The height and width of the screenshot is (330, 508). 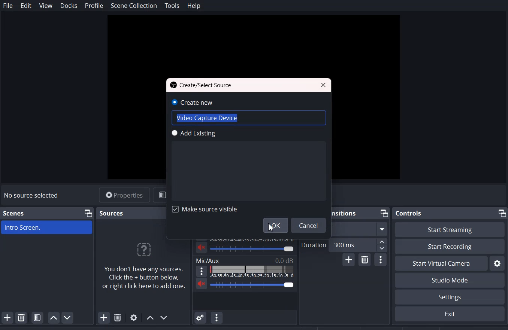 I want to click on Help, so click(x=193, y=6).